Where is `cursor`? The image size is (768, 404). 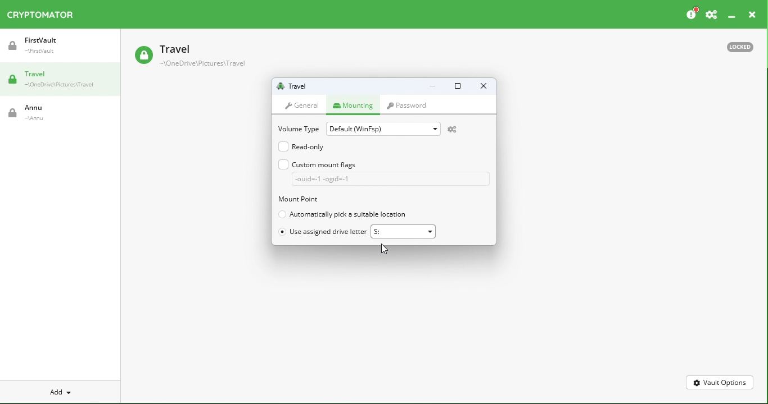 cursor is located at coordinates (386, 249).